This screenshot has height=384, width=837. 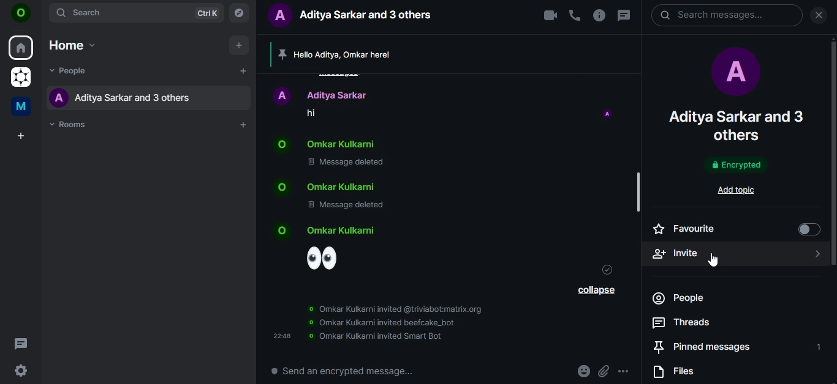 I want to click on profile picture, so click(x=733, y=74).